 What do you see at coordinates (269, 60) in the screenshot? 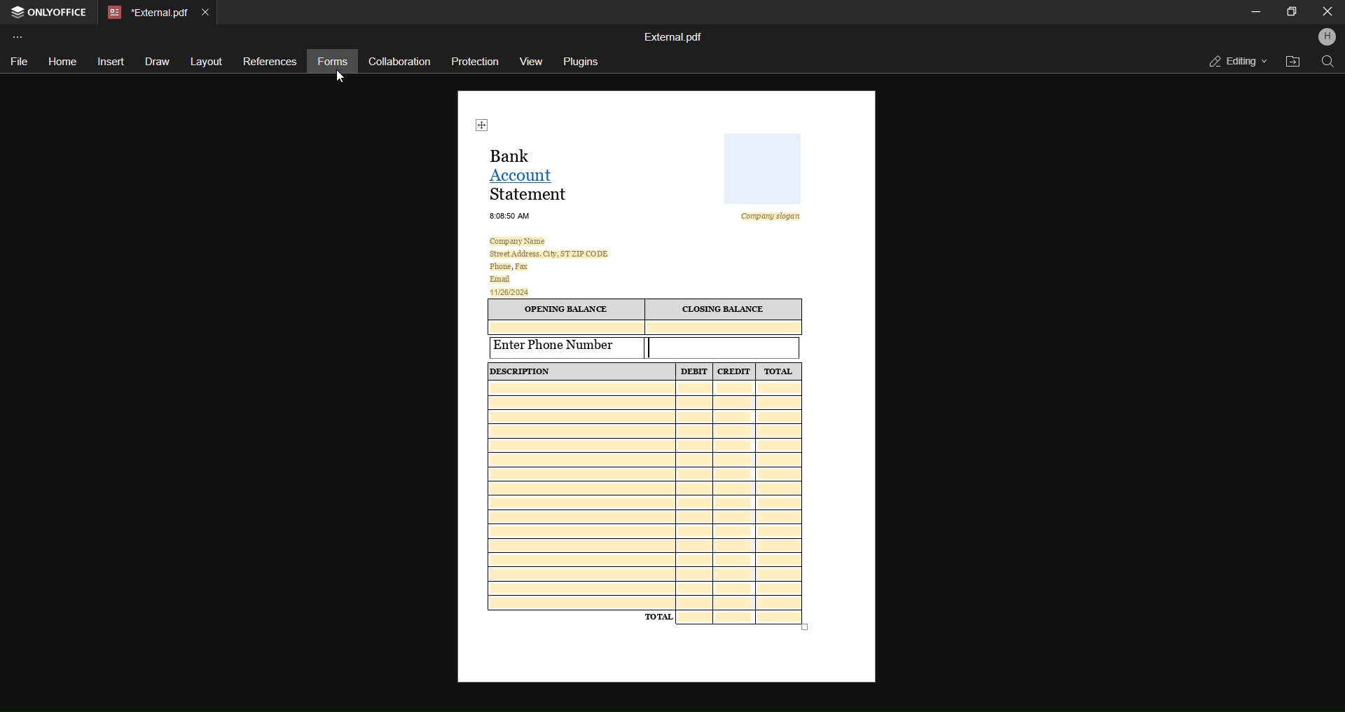
I see `references` at bounding box center [269, 60].